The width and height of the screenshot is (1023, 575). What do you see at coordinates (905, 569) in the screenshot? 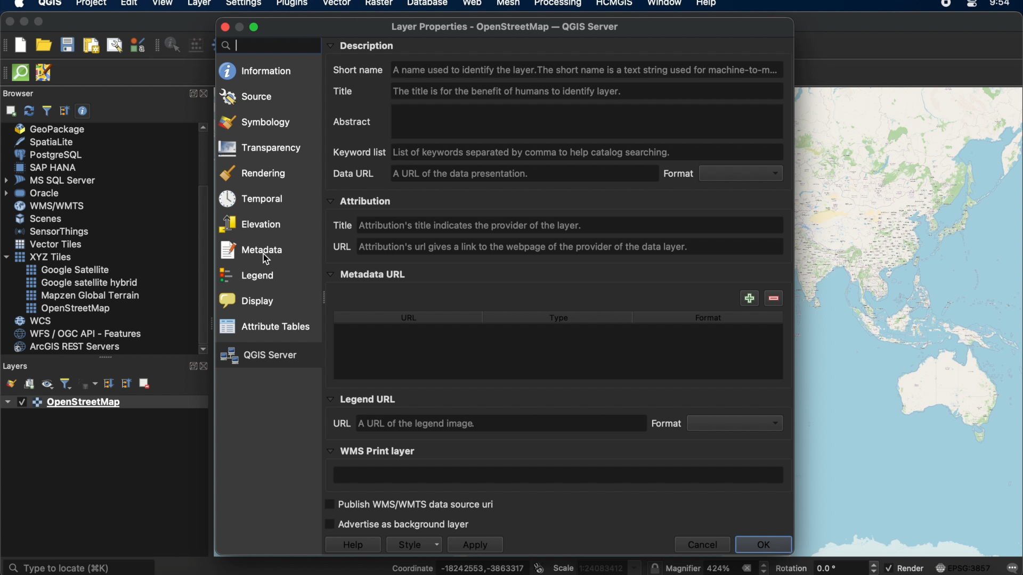
I see `render` at bounding box center [905, 569].